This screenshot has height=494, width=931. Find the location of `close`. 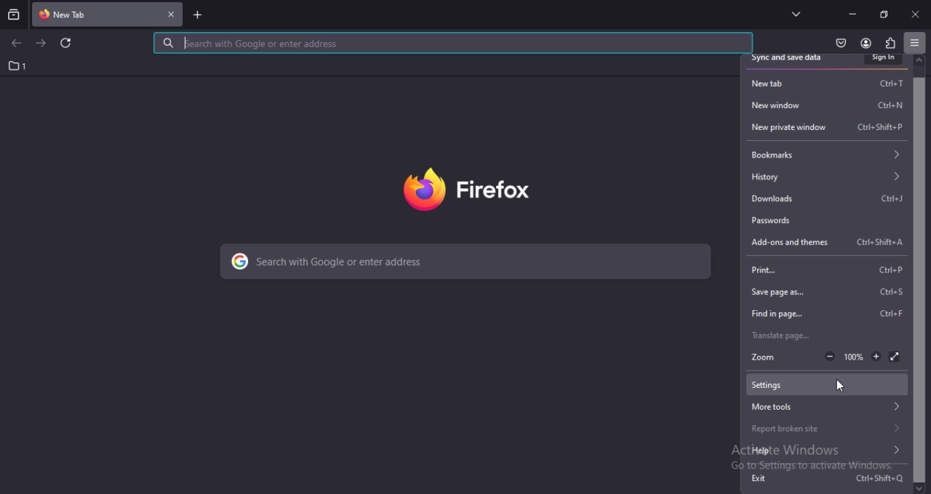

close is located at coordinates (915, 16).